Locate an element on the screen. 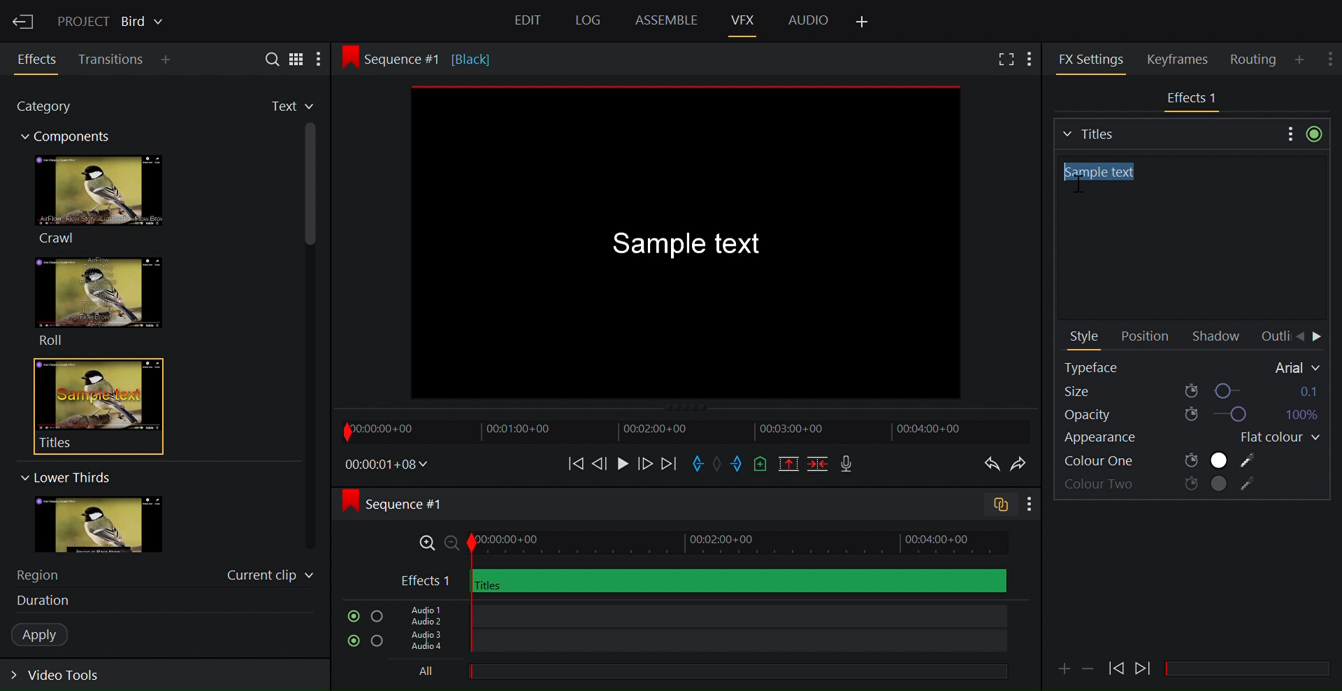 Image resolution: width=1342 pixels, height=691 pixels. Add Panel is located at coordinates (169, 61).